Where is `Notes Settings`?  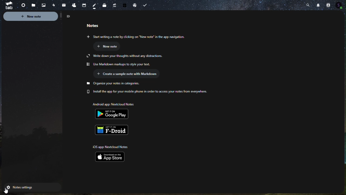 Notes Settings is located at coordinates (29, 187).